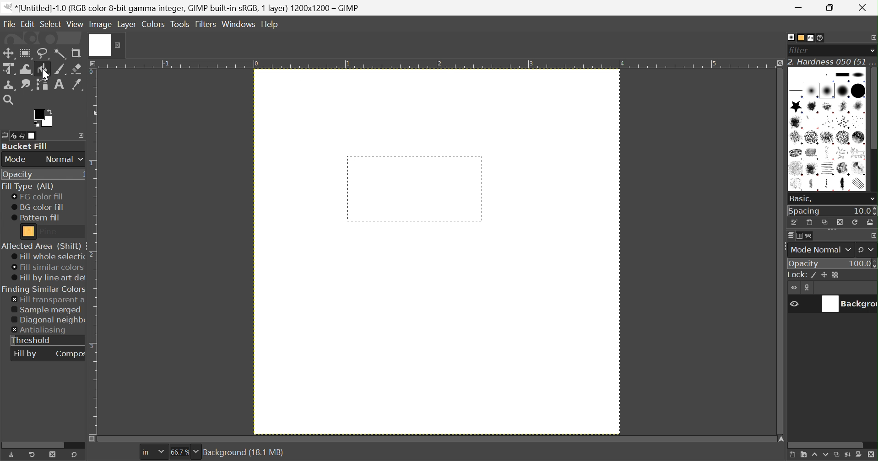  I want to click on Channels, so click(797, 237).